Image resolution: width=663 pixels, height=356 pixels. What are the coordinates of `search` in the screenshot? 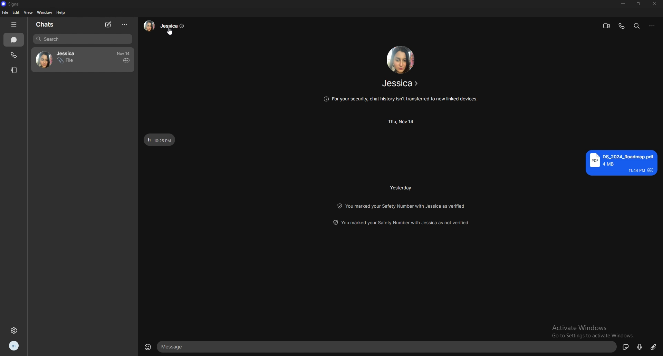 It's located at (639, 26).